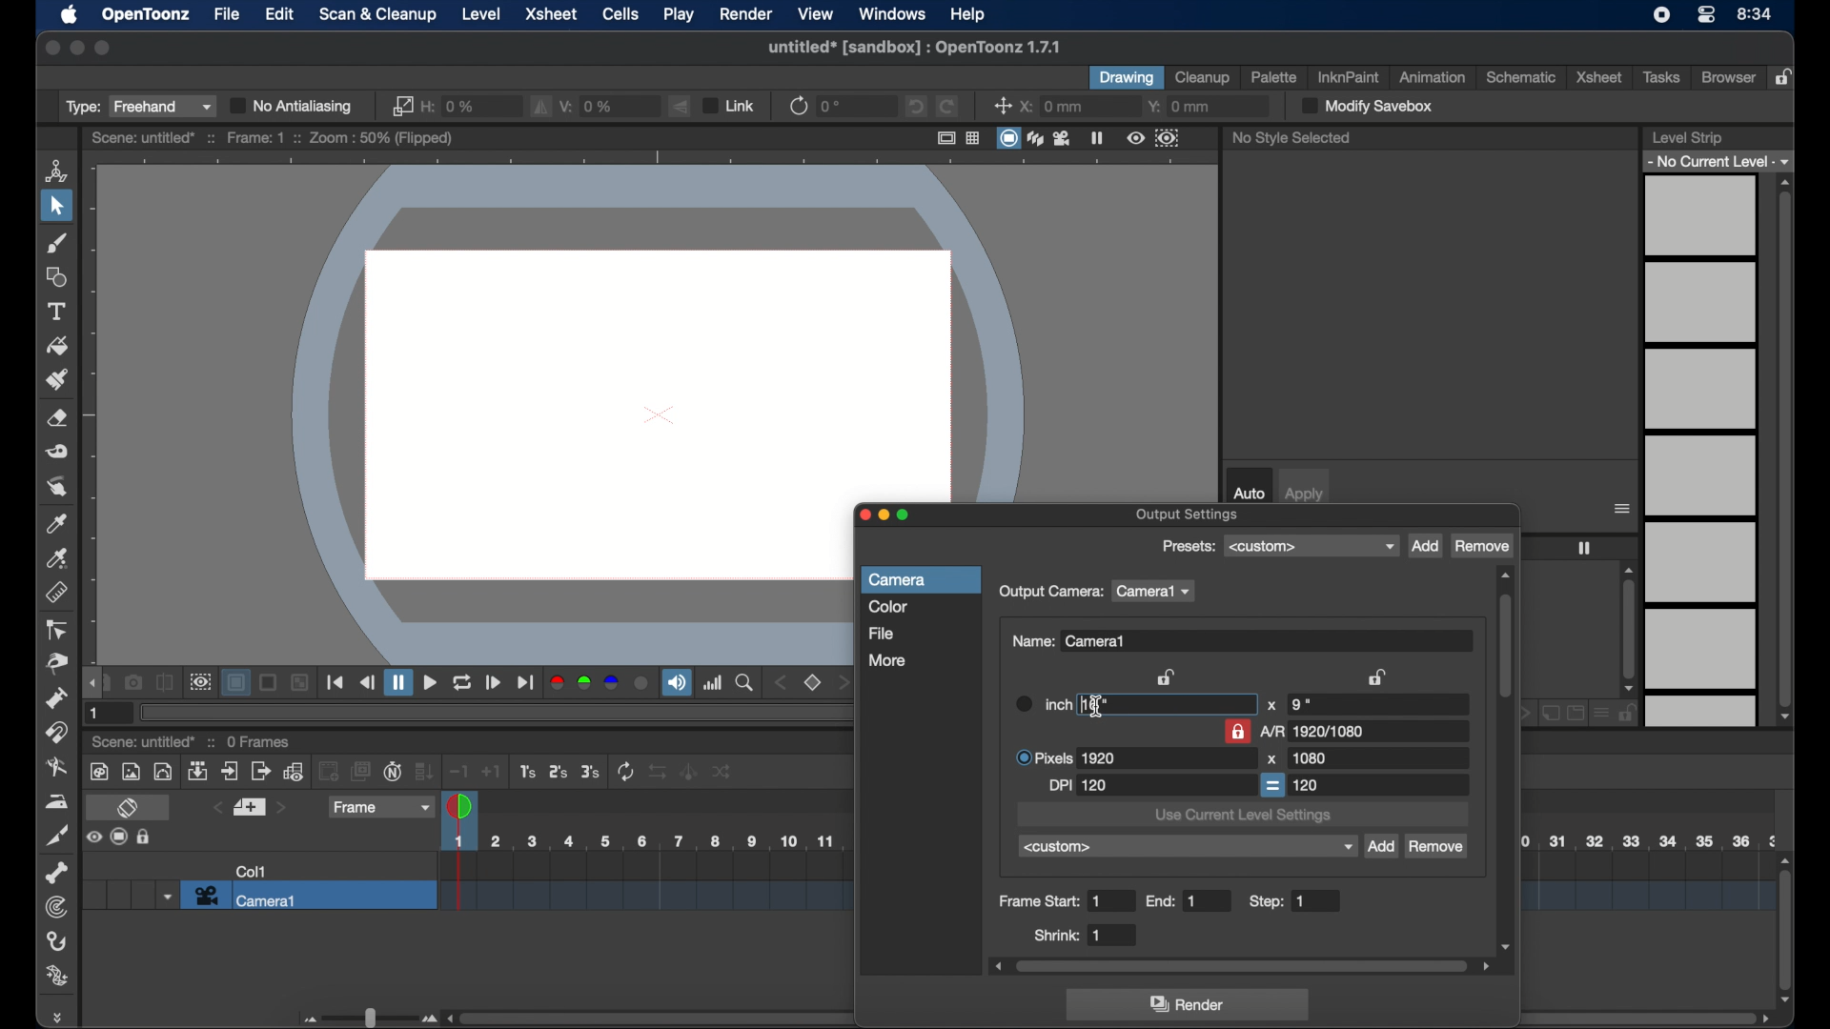 The width and height of the screenshot is (1830, 1029). I want to click on x, so click(1271, 759).